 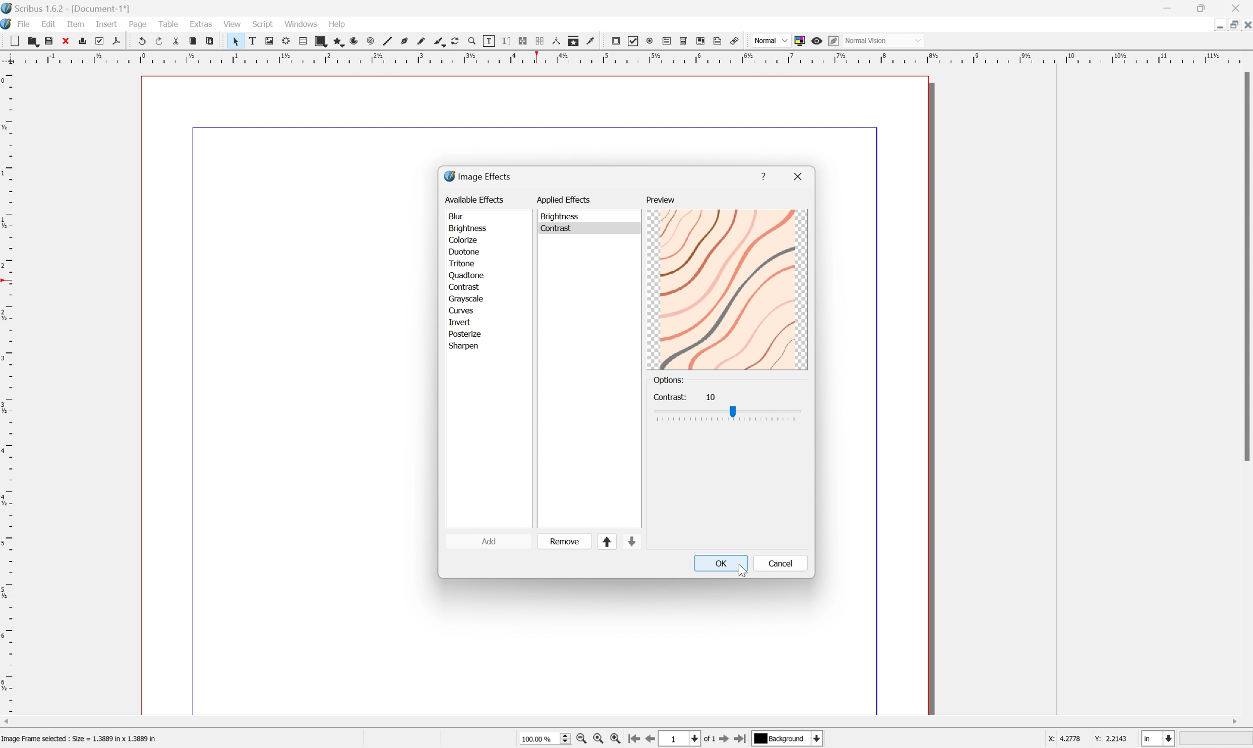 I want to click on Vertical Margin, so click(x=8, y=393).